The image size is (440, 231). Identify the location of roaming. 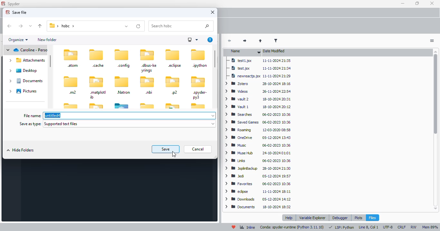
(240, 130).